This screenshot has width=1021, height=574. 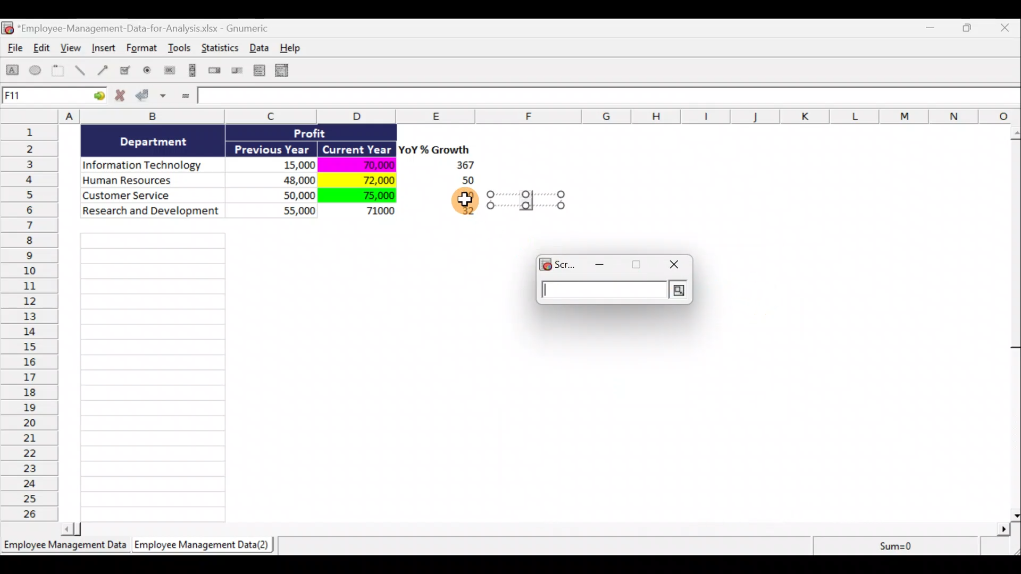 What do you see at coordinates (610, 98) in the screenshot?
I see `Formula bar` at bounding box center [610, 98].